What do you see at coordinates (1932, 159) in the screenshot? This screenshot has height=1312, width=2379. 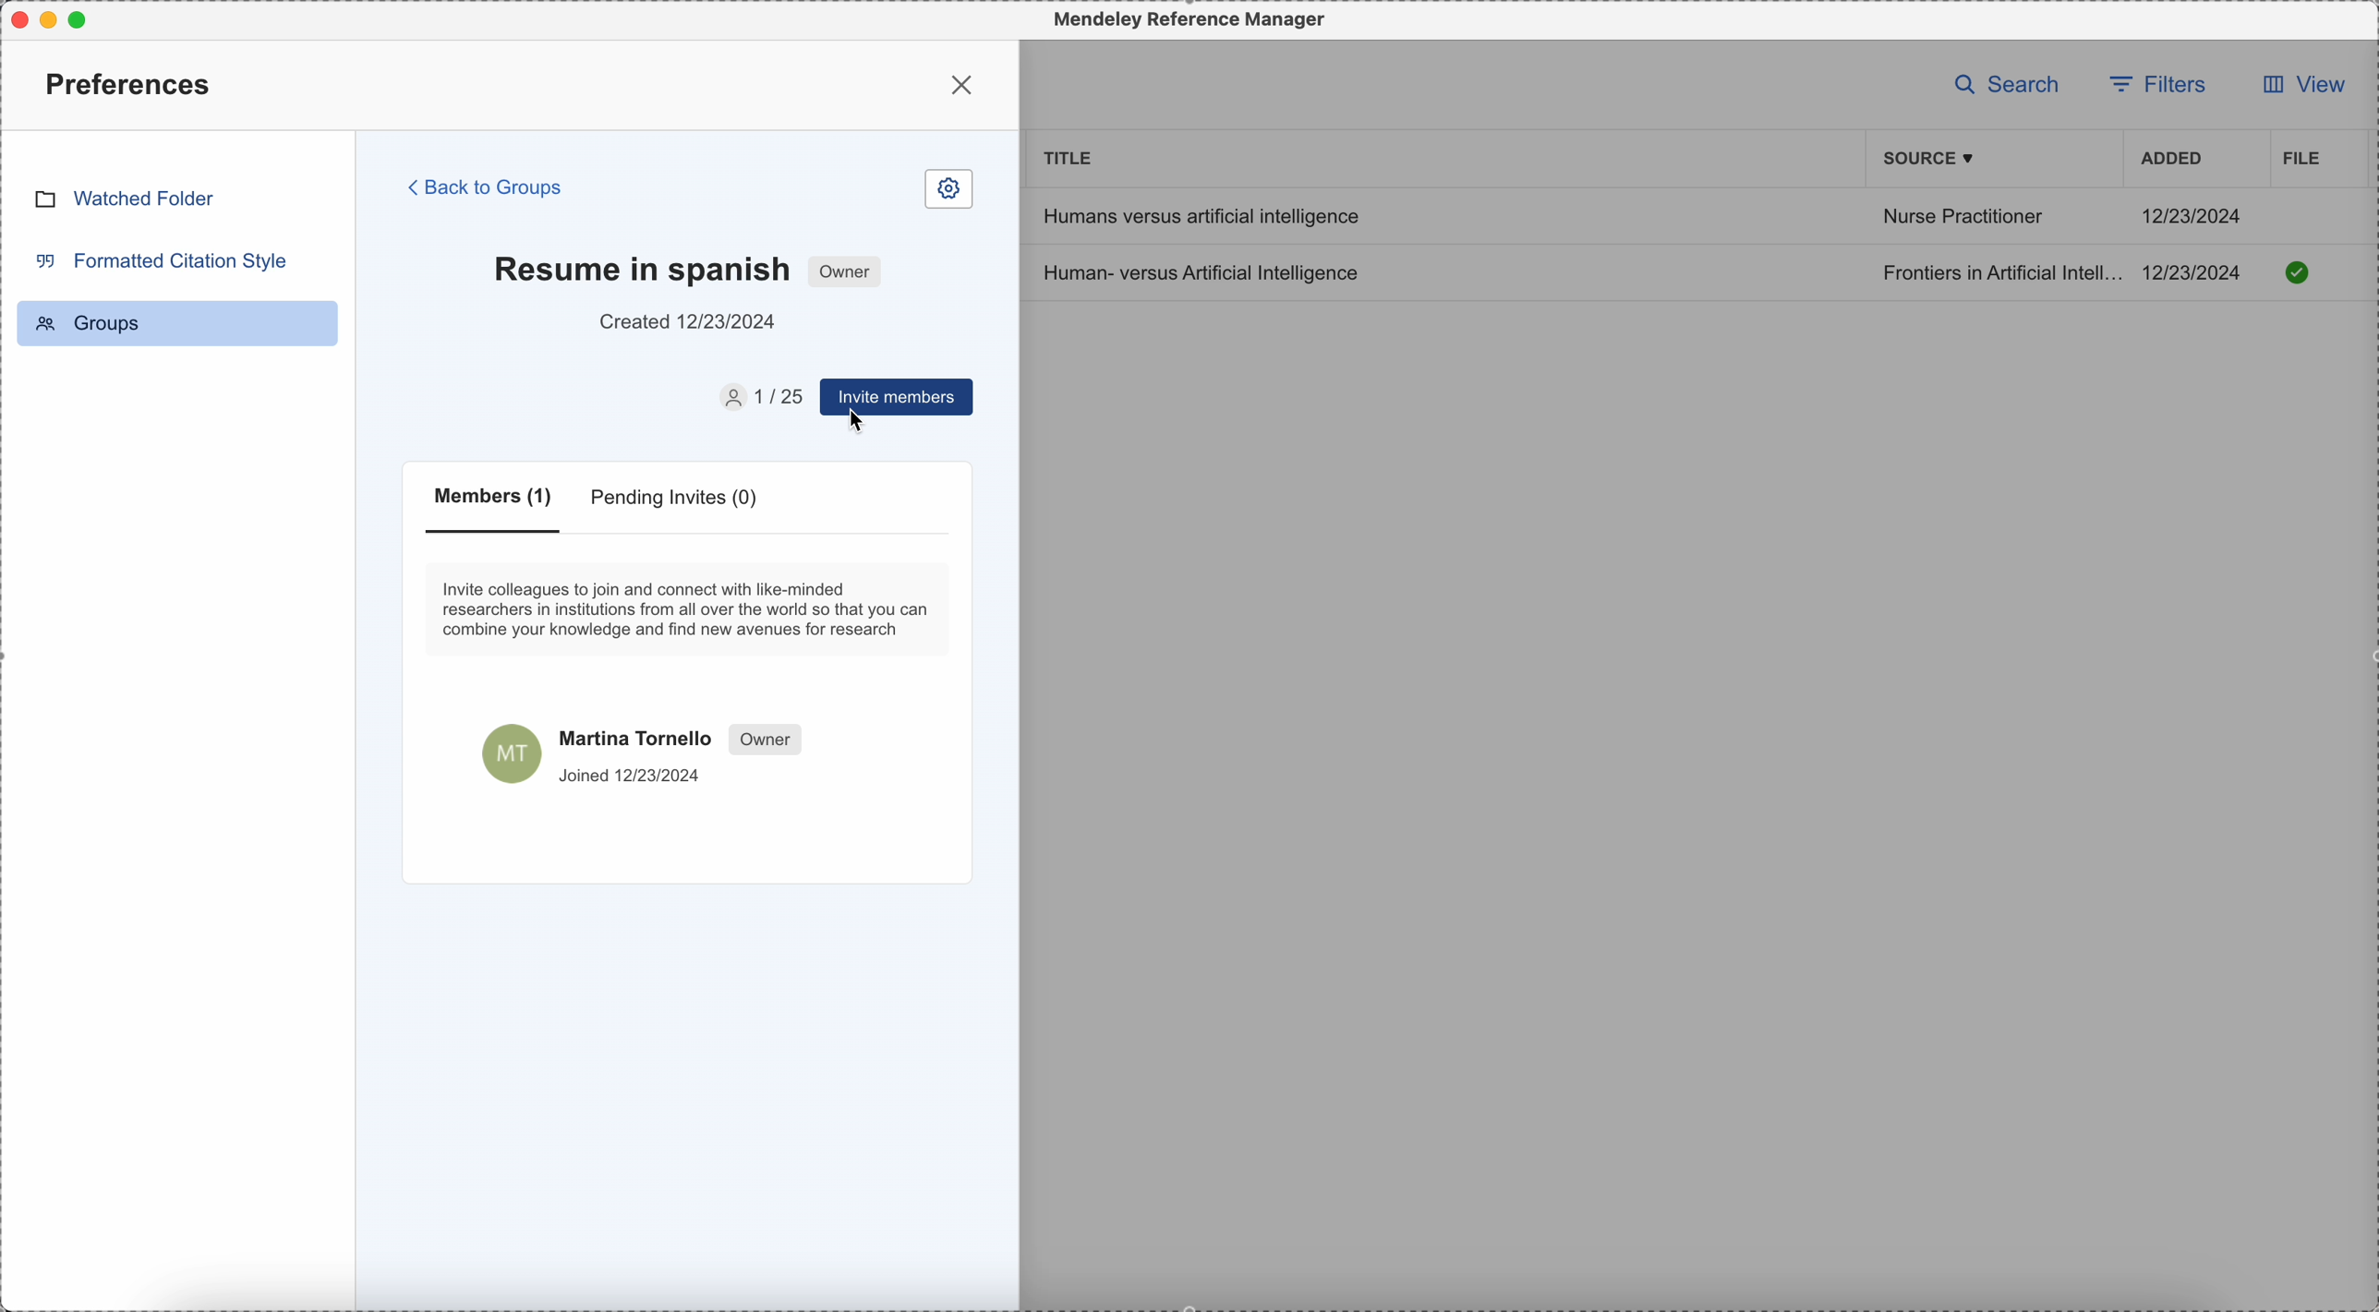 I see `source` at bounding box center [1932, 159].